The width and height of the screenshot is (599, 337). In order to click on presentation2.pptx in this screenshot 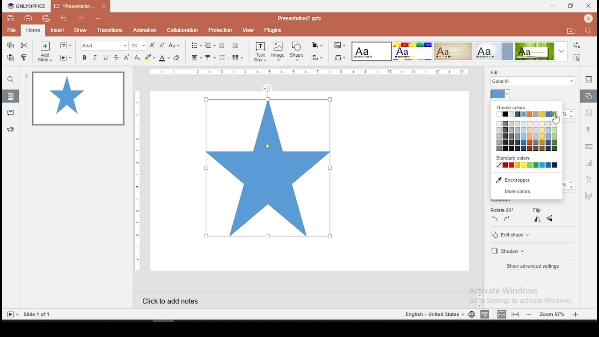, I will do `click(298, 19)`.